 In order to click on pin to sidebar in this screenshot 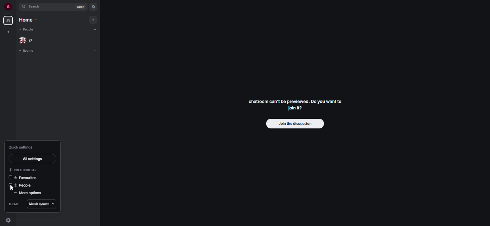, I will do `click(24, 170)`.